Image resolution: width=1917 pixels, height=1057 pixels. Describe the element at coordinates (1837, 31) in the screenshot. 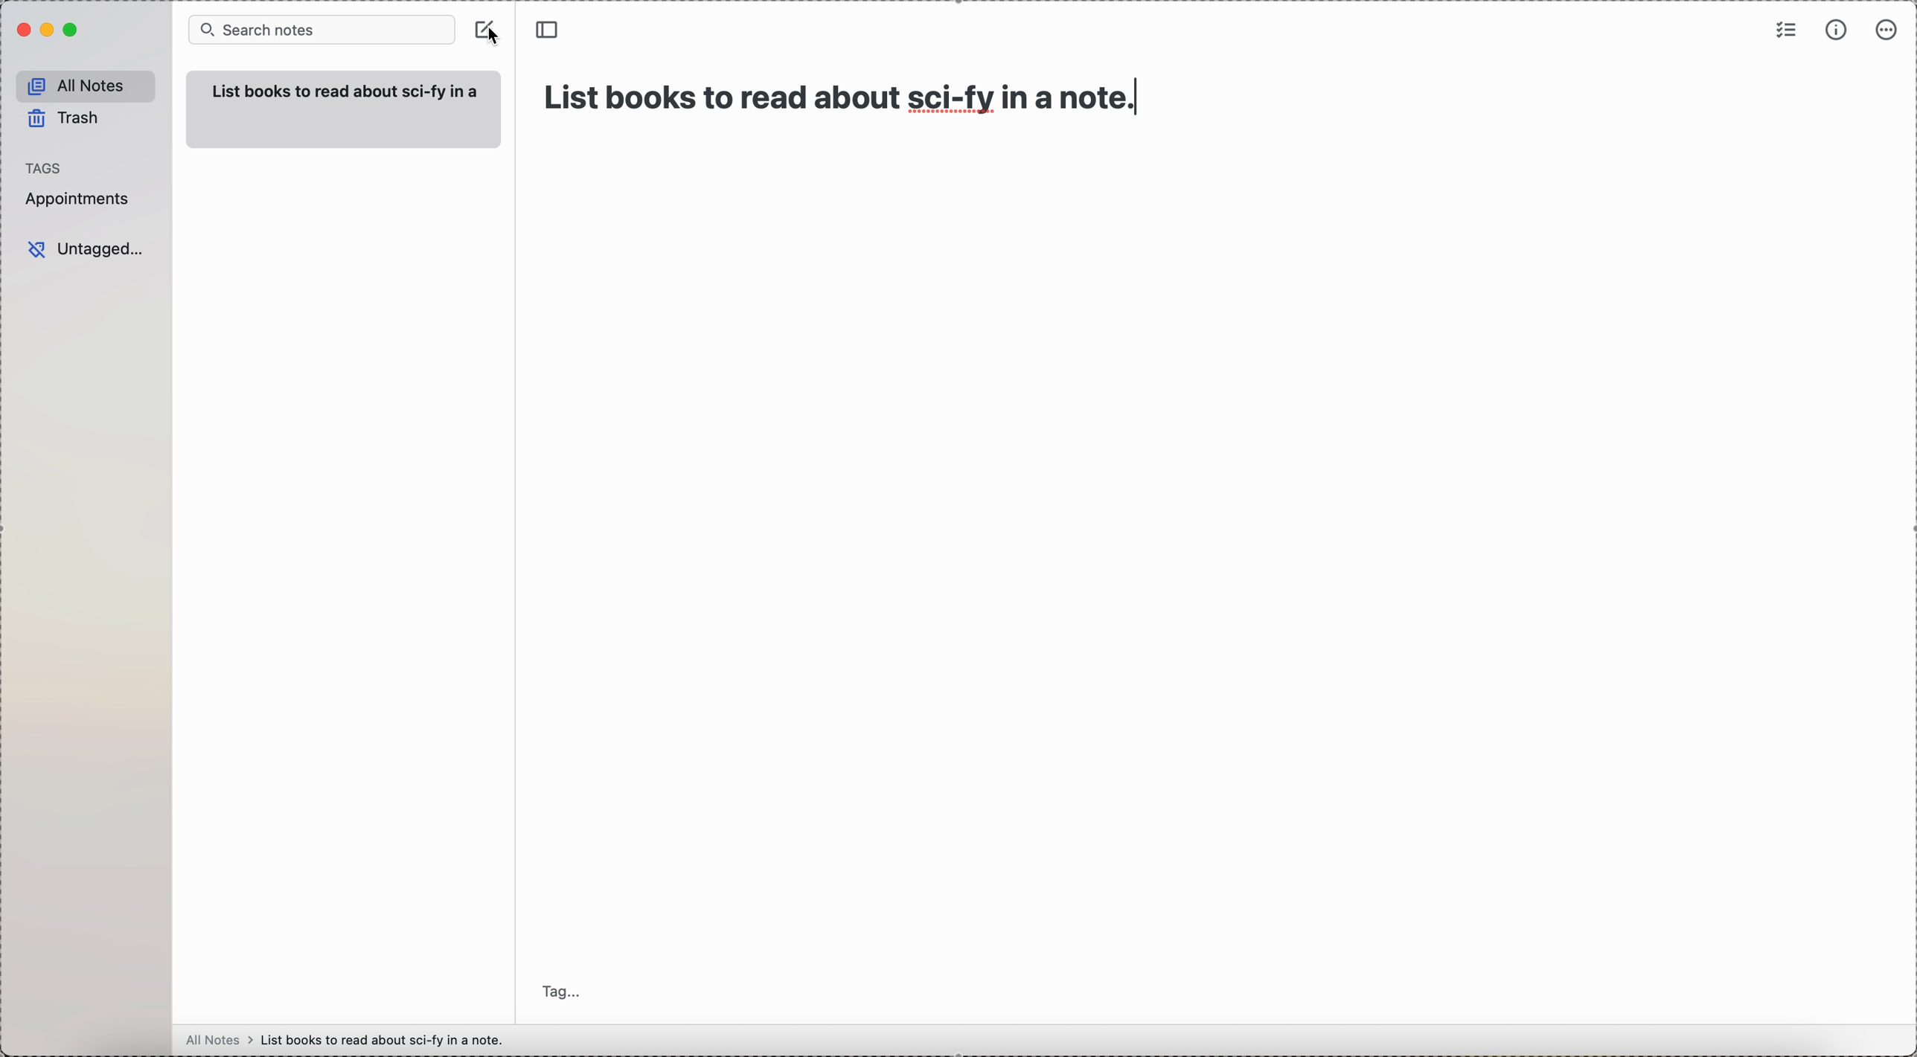

I see `metrics` at that location.